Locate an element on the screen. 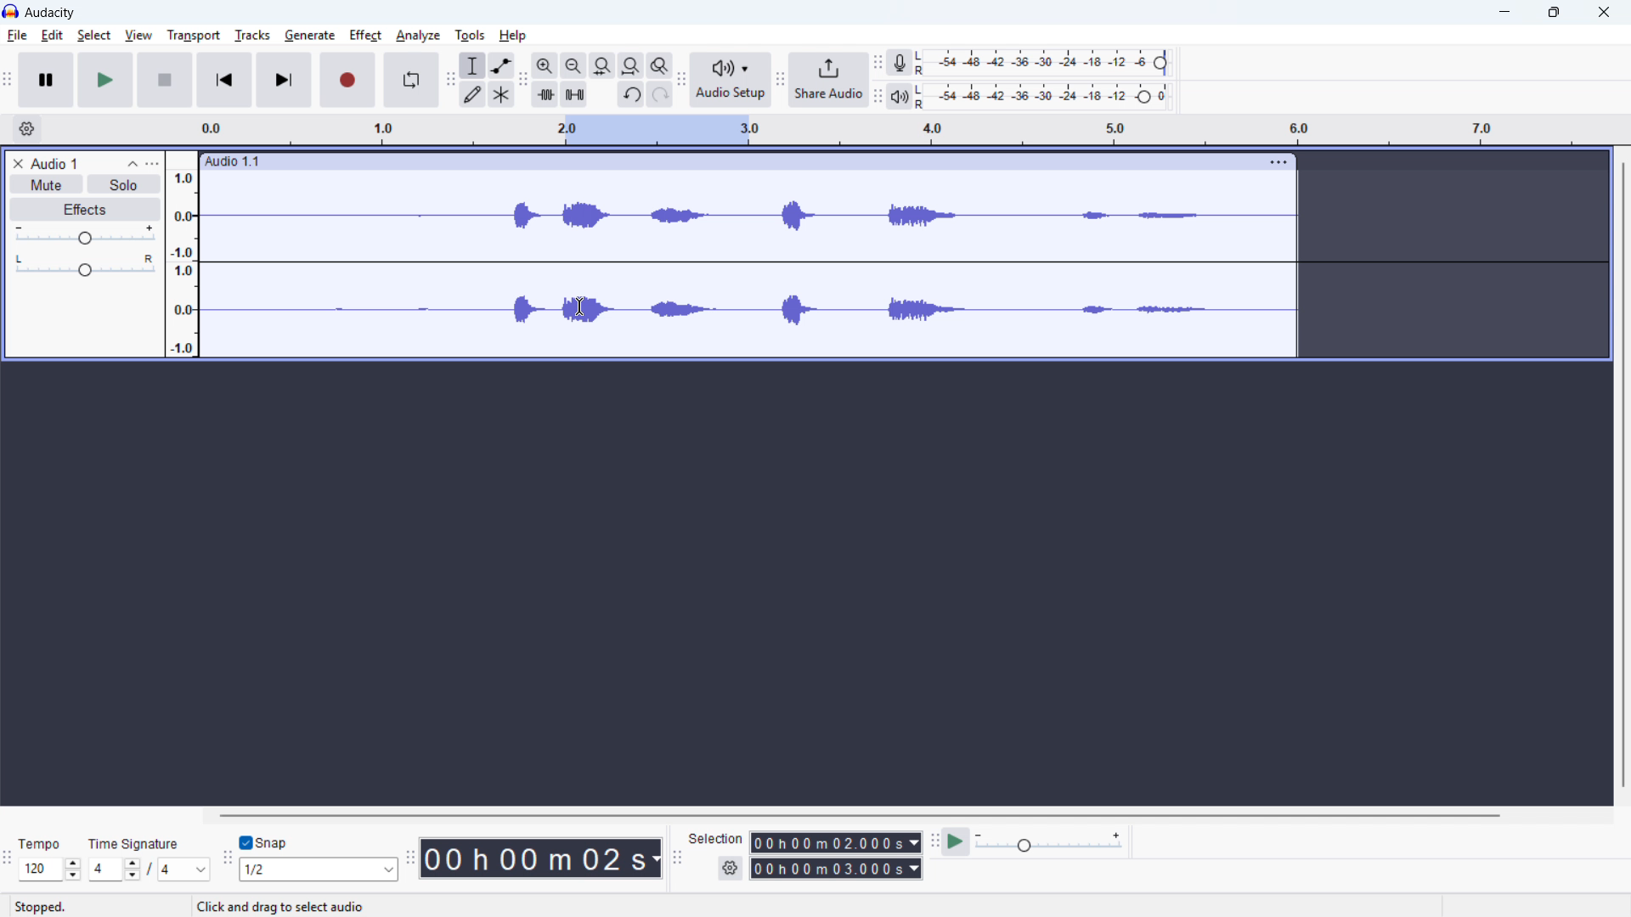  Pause is located at coordinates (48, 80).